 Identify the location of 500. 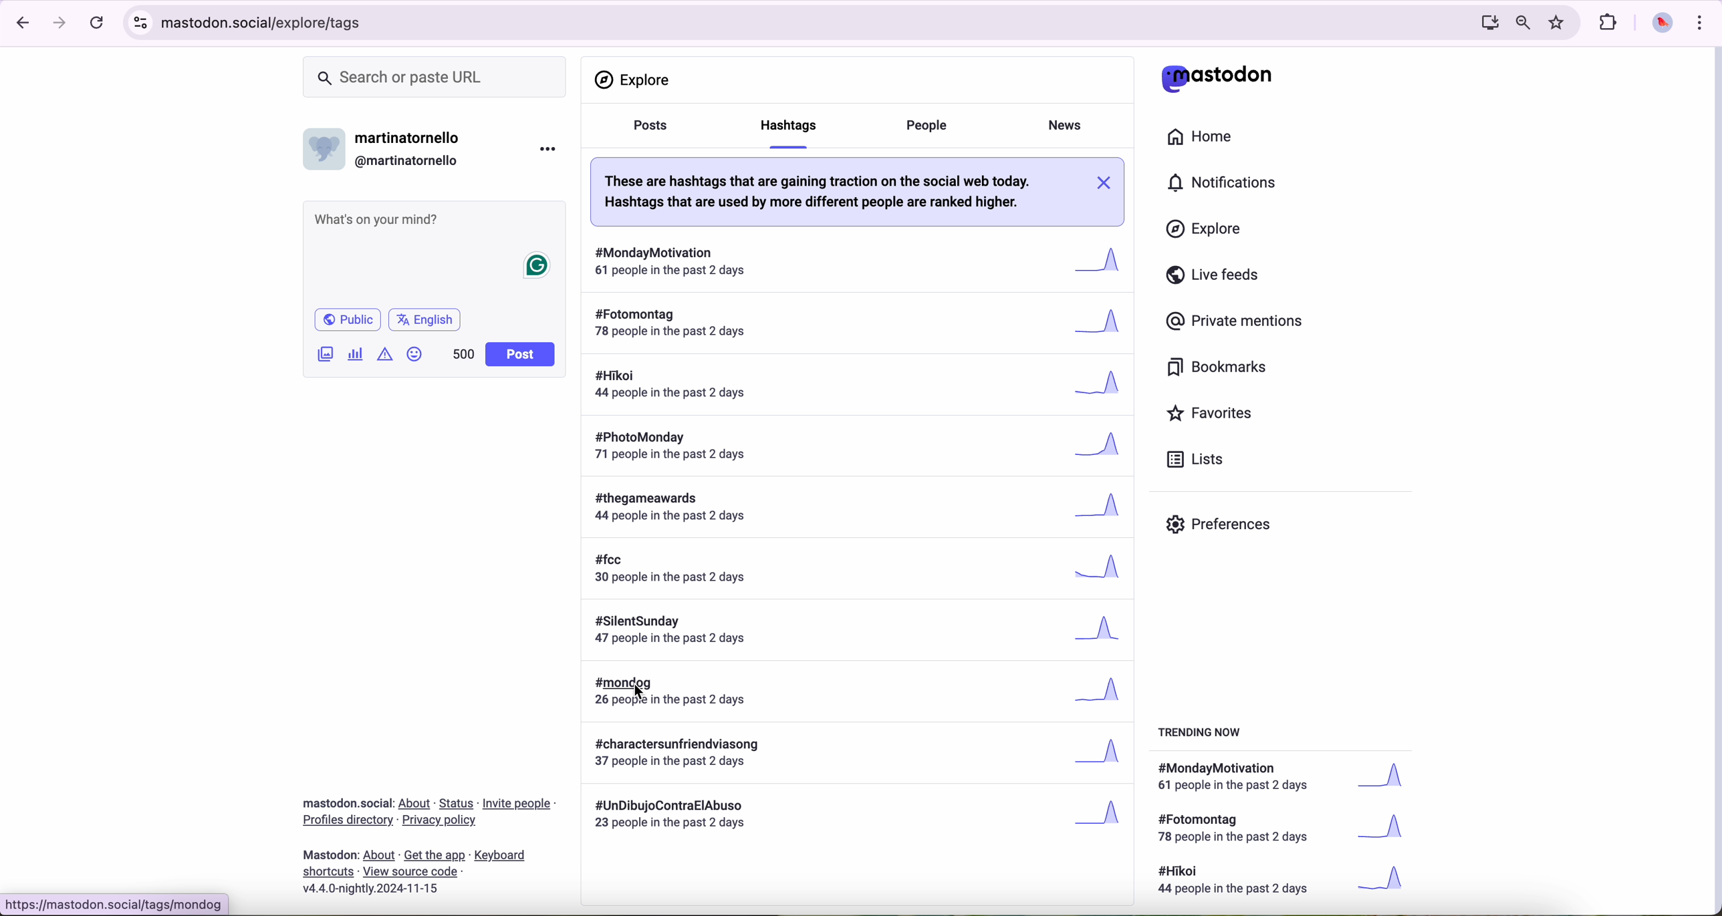
(462, 355).